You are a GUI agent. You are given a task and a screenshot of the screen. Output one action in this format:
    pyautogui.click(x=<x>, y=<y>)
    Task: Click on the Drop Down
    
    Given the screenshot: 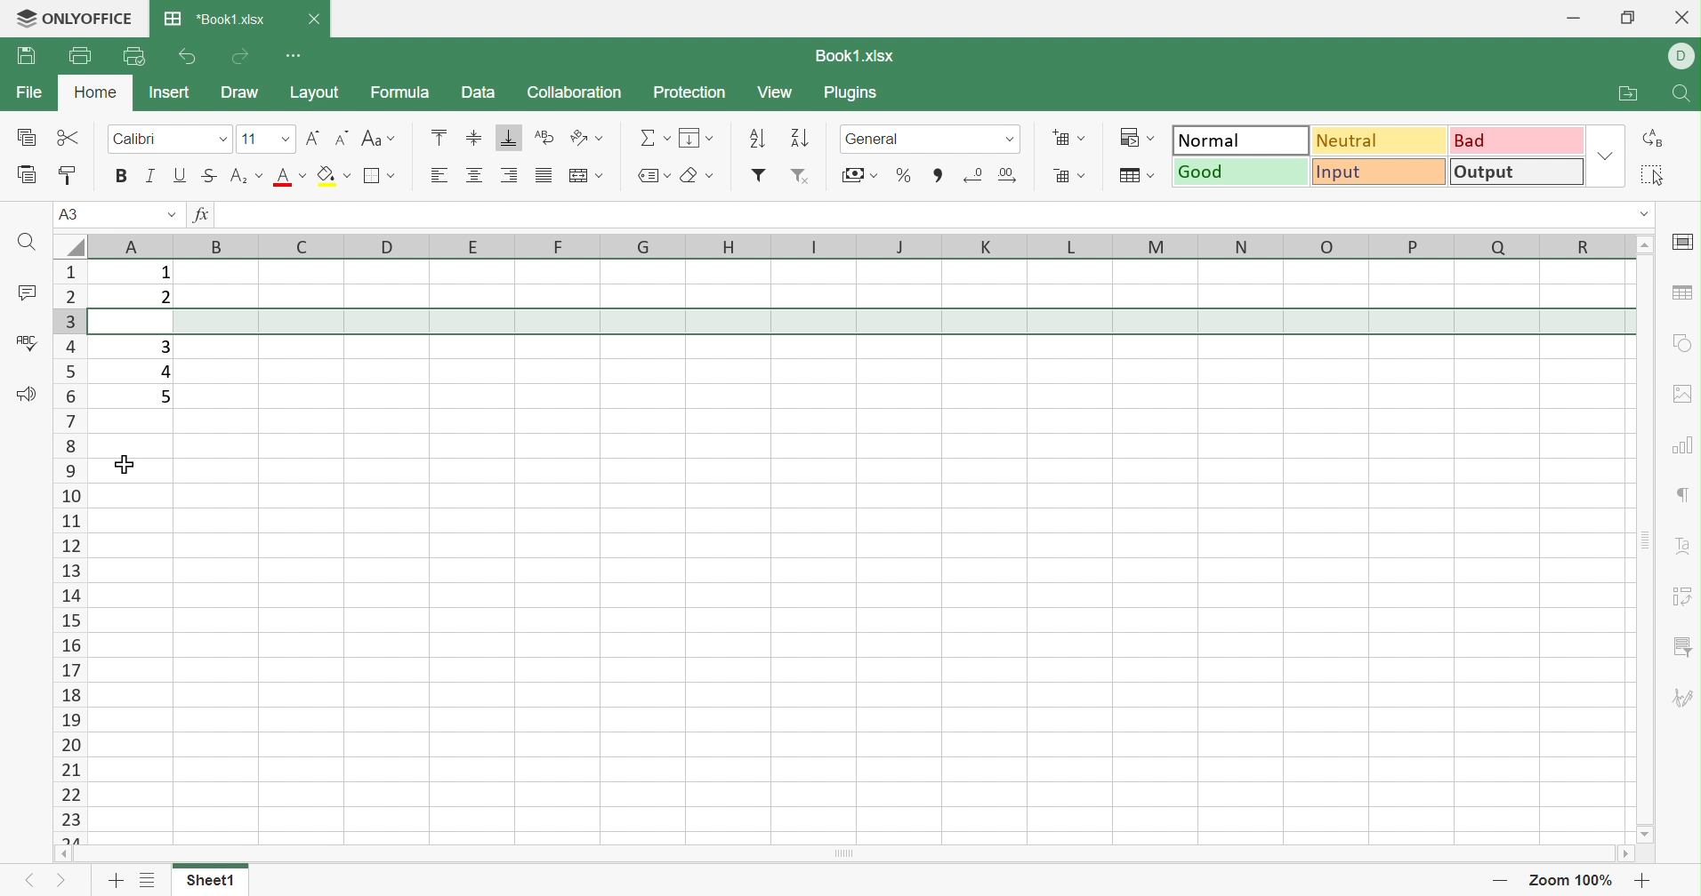 What is the action you would take?
    pyautogui.click(x=666, y=136)
    